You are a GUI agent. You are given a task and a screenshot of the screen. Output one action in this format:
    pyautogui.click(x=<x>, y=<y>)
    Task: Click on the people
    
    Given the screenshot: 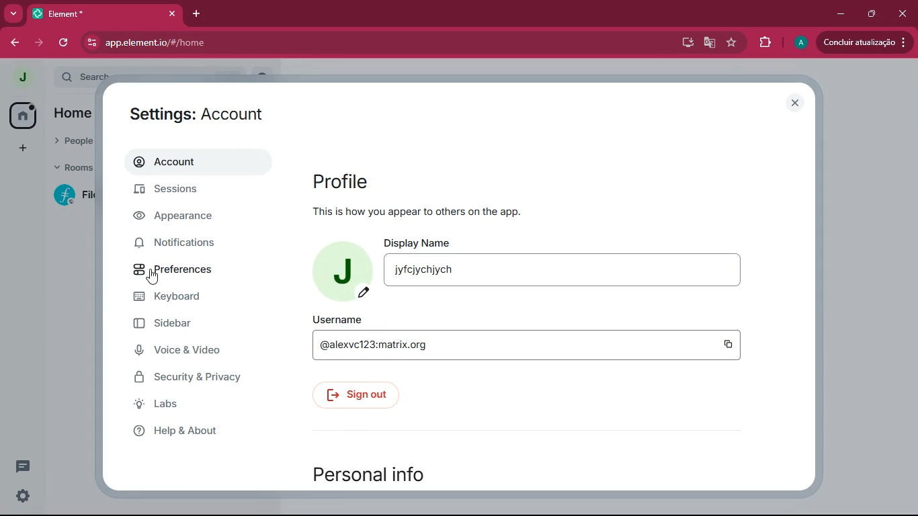 What is the action you would take?
    pyautogui.click(x=73, y=143)
    